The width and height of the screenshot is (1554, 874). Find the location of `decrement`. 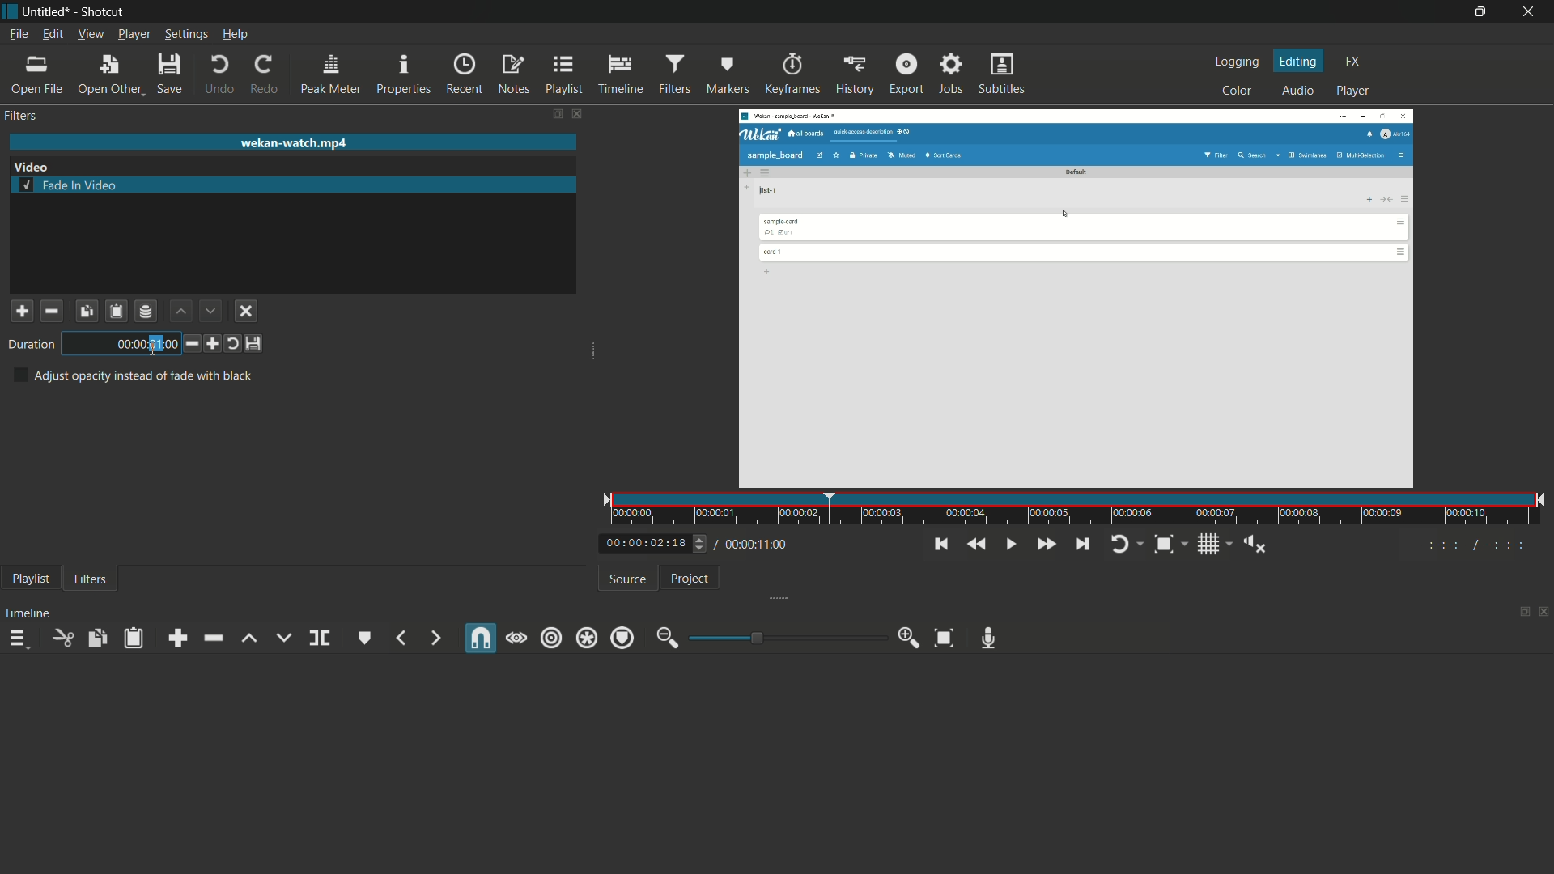

decrement is located at coordinates (189, 343).